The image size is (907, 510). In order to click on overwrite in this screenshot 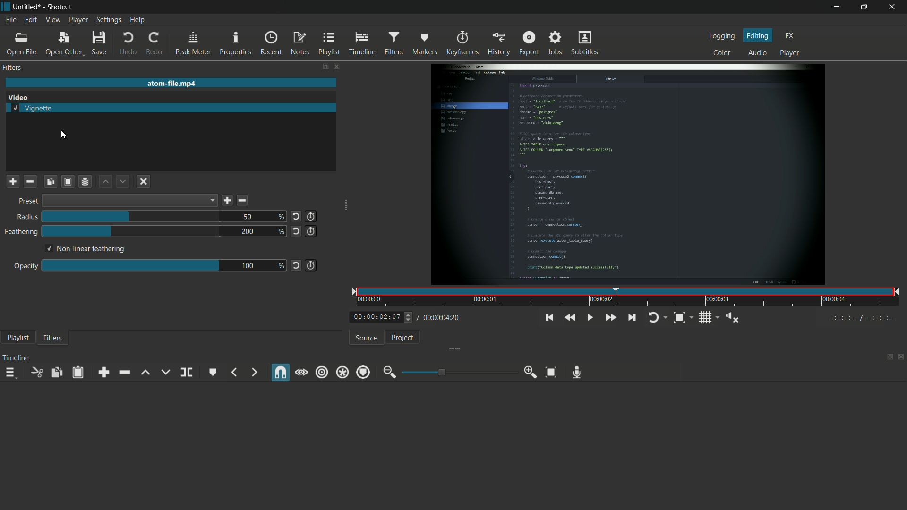, I will do `click(165, 372)`.